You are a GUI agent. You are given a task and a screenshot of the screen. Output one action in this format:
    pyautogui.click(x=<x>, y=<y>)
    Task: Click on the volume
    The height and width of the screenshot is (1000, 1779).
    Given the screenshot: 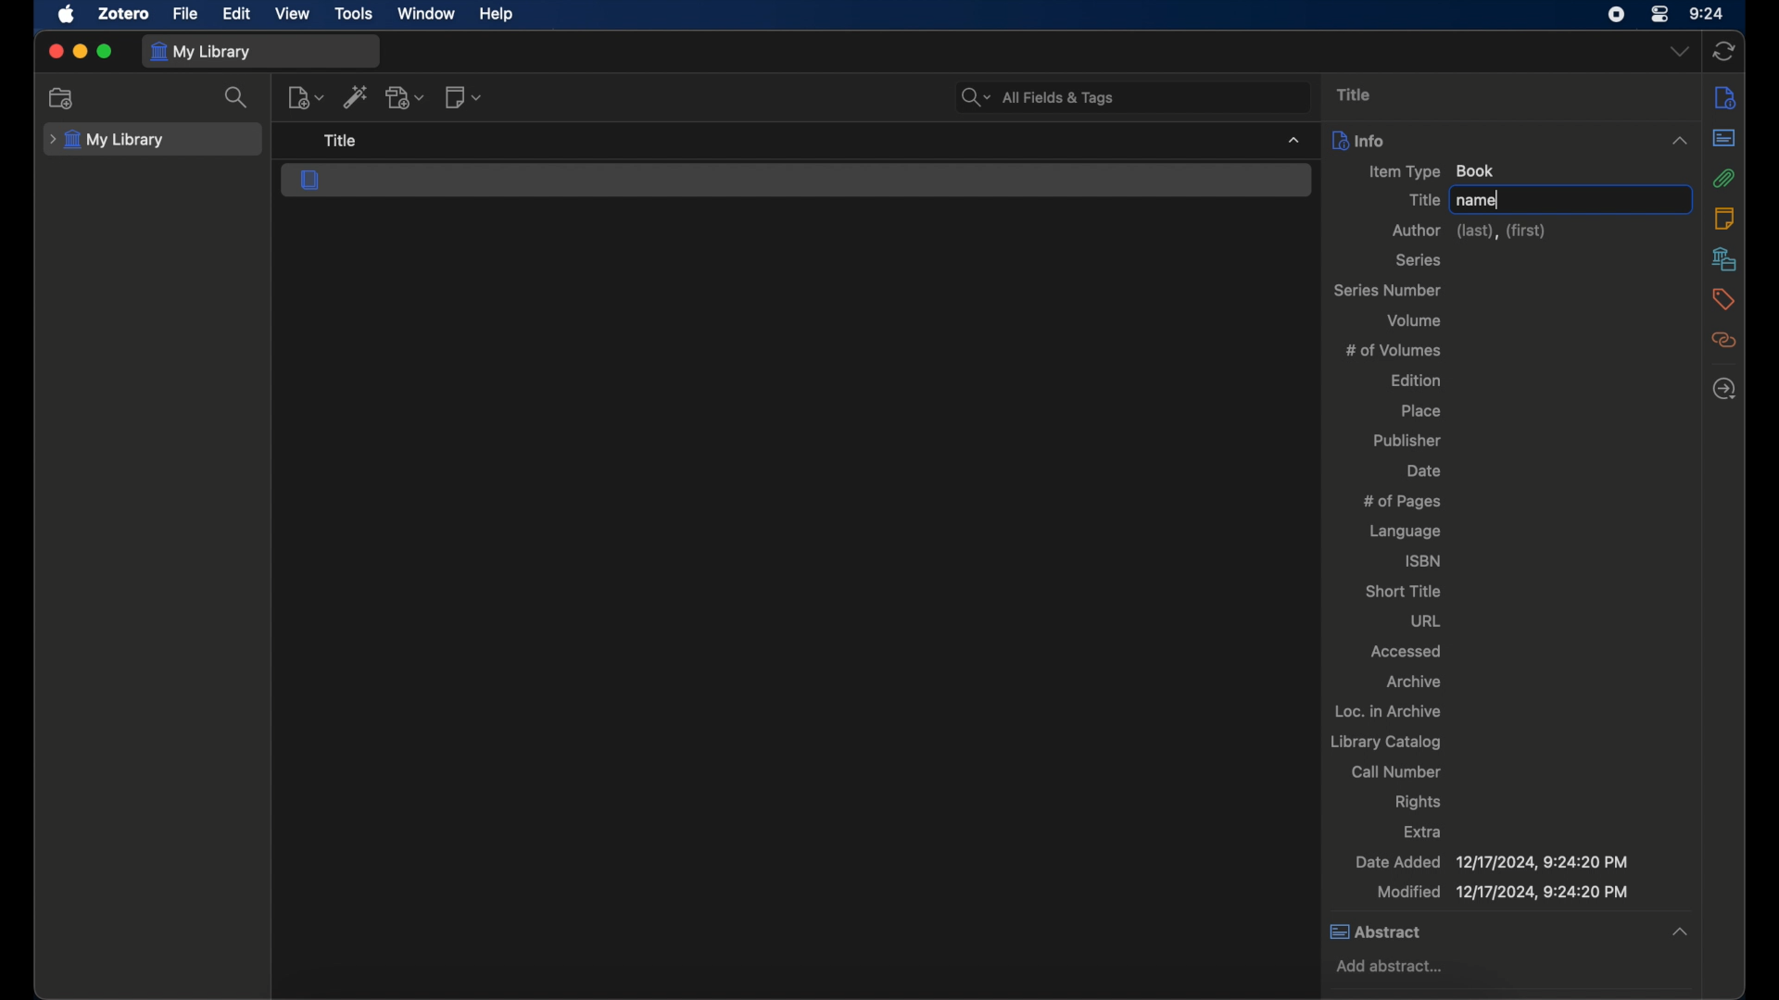 What is the action you would take?
    pyautogui.click(x=1416, y=319)
    